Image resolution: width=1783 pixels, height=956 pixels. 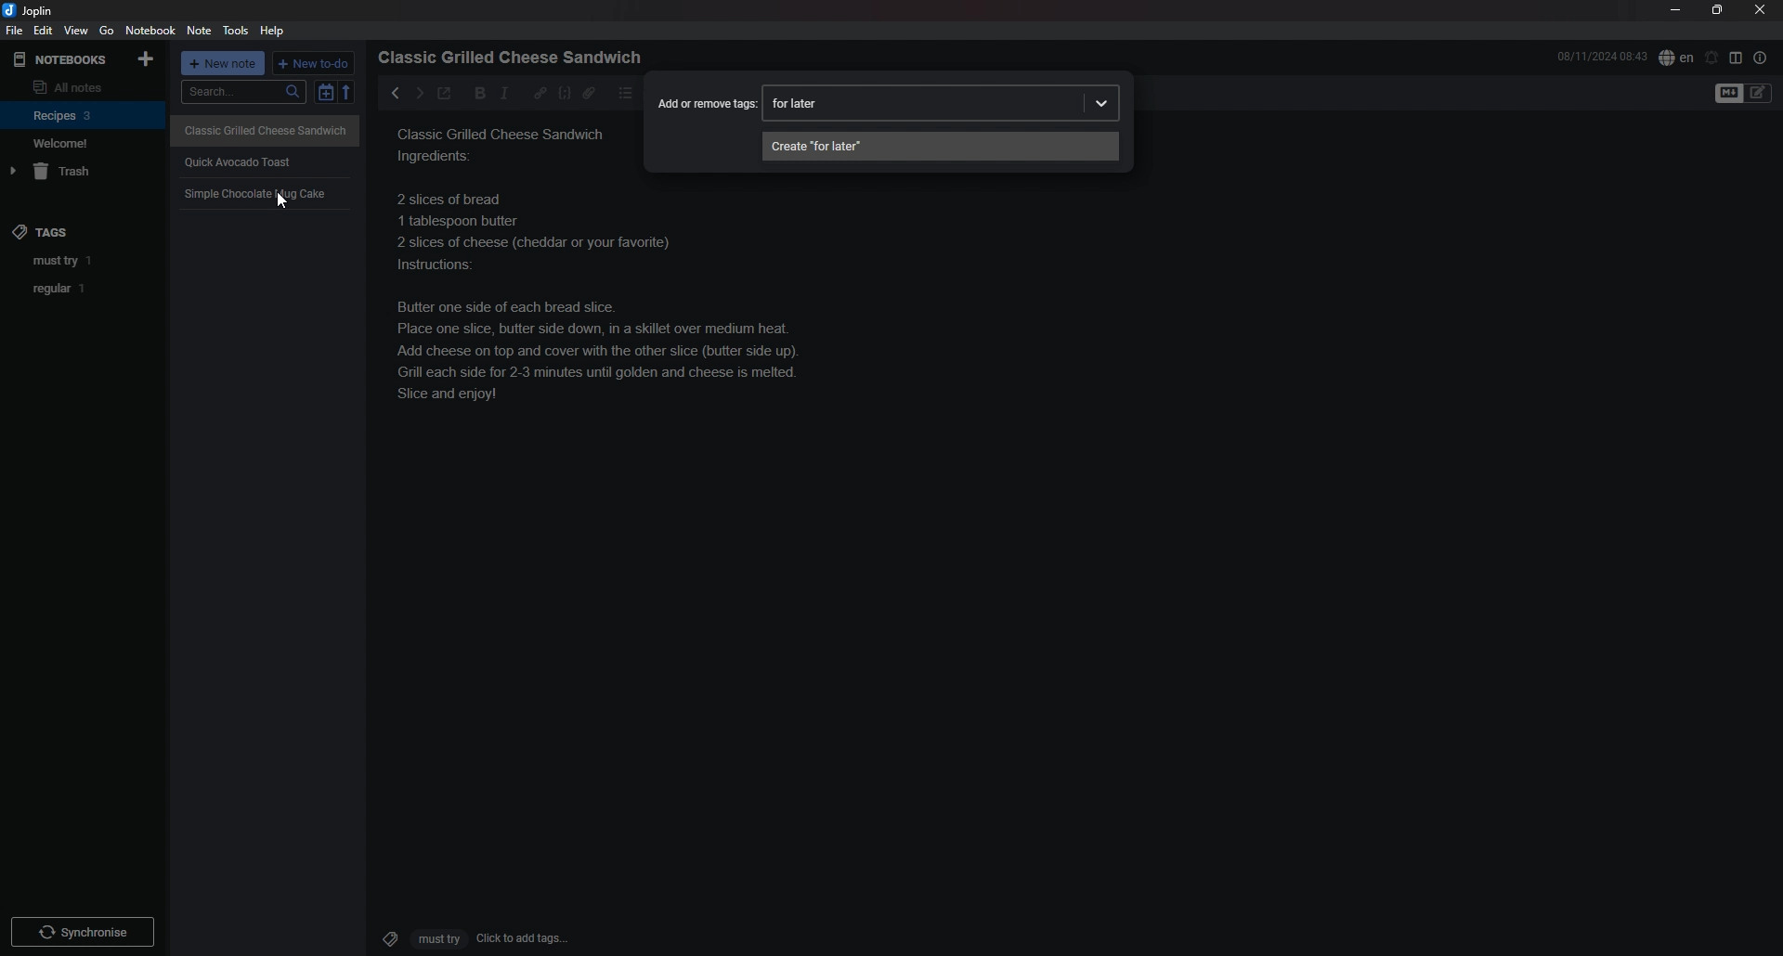 What do you see at coordinates (540, 92) in the screenshot?
I see `hyperlink` at bounding box center [540, 92].